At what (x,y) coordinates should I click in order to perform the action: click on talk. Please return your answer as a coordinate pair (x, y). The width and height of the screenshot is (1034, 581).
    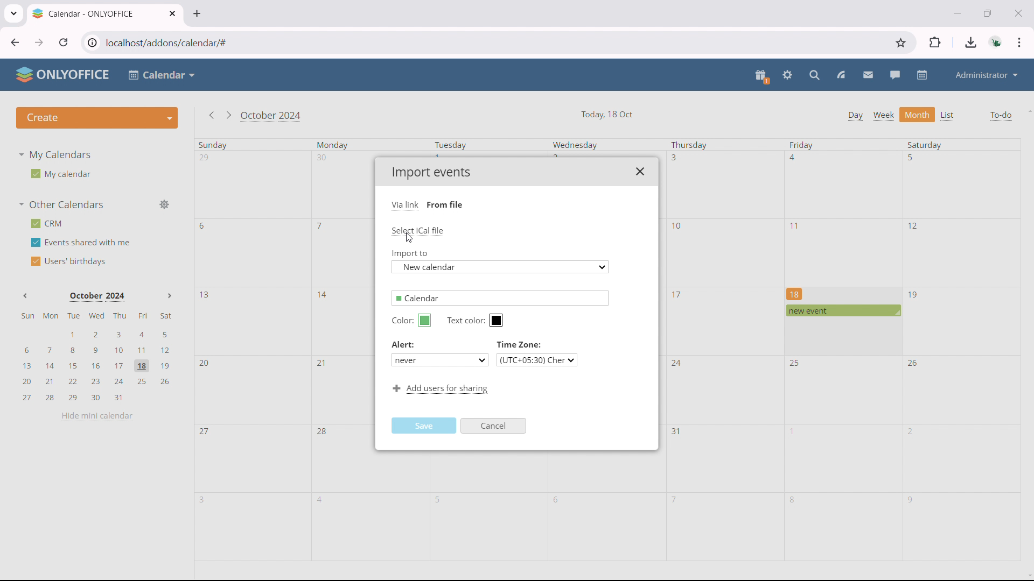
    Looking at the image, I should click on (895, 75).